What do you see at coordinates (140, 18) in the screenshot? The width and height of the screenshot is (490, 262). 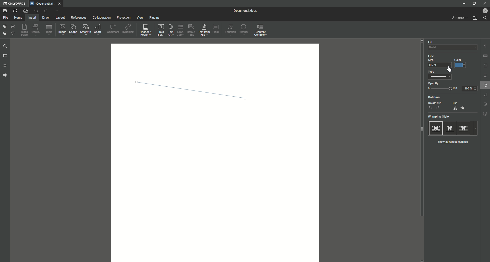 I see `View` at bounding box center [140, 18].